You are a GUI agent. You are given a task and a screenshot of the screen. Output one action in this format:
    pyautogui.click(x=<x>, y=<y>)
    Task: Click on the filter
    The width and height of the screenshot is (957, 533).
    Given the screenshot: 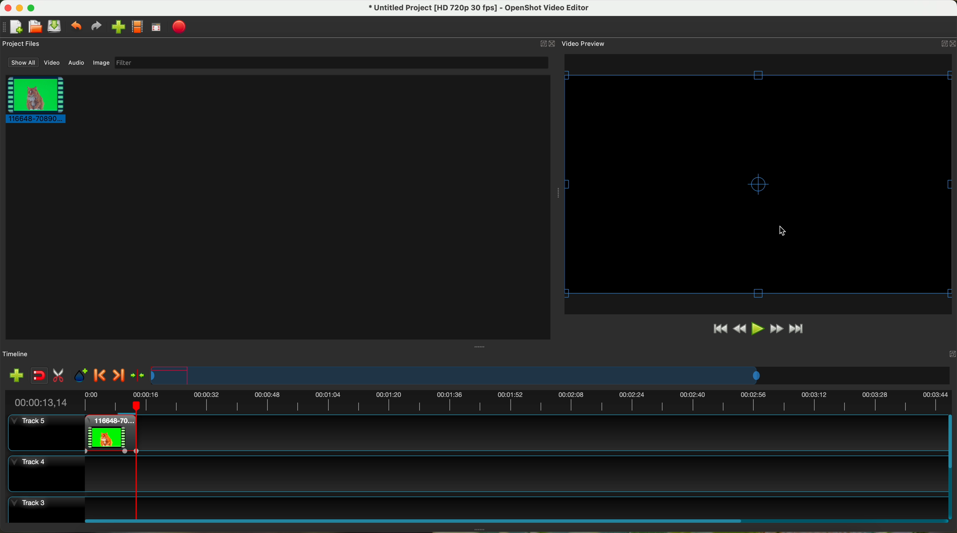 What is the action you would take?
    pyautogui.click(x=331, y=62)
    